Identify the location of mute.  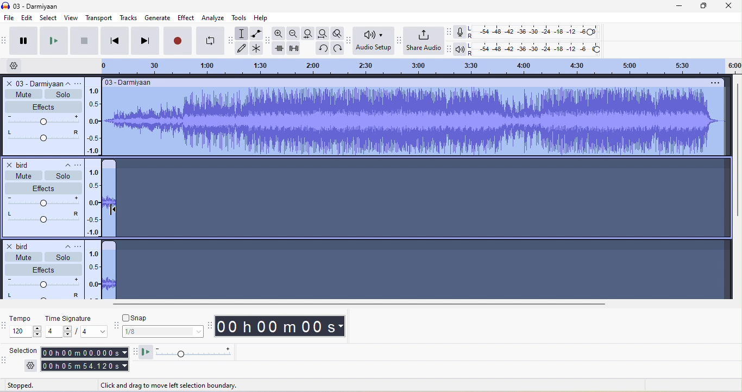
(23, 95).